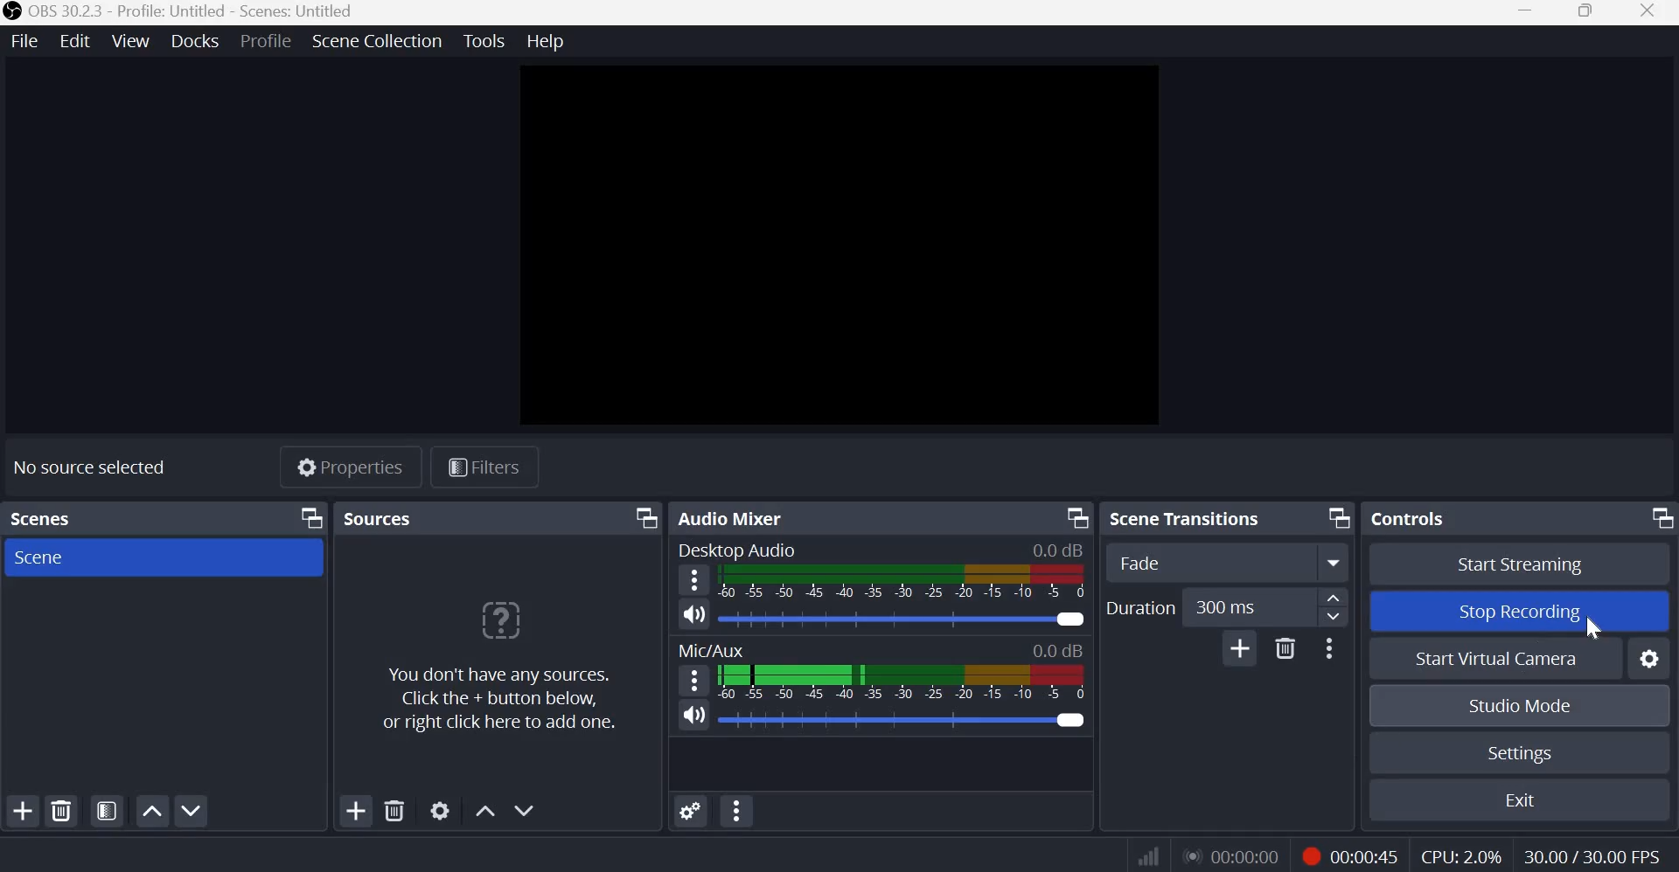 The width and height of the screenshot is (1679, 872). I want to click on No sources selected, so click(93, 466).